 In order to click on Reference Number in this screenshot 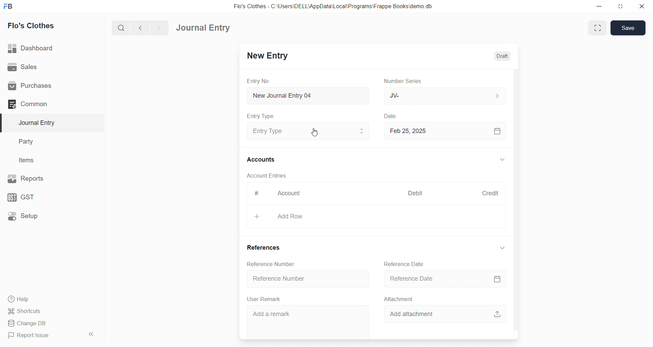, I will do `click(309, 278)`.